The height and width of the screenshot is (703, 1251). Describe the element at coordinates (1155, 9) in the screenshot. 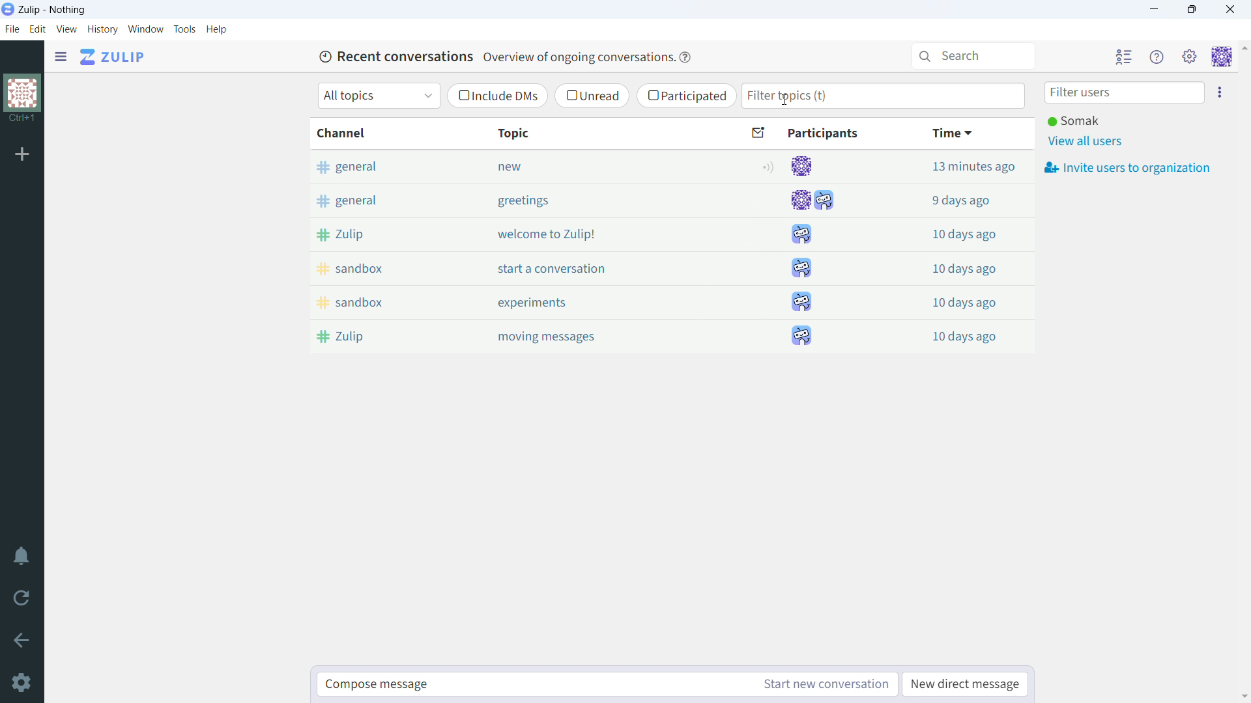

I see `minimize` at that location.